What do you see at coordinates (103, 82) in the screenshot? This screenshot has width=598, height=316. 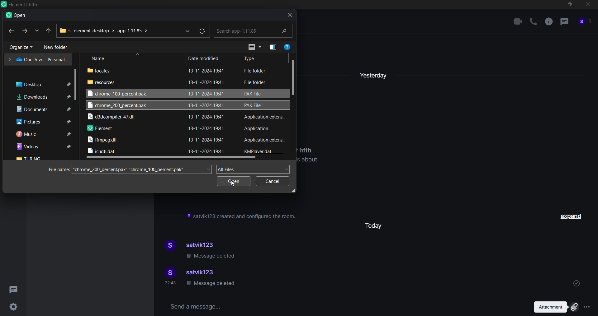 I see `resouces` at bounding box center [103, 82].